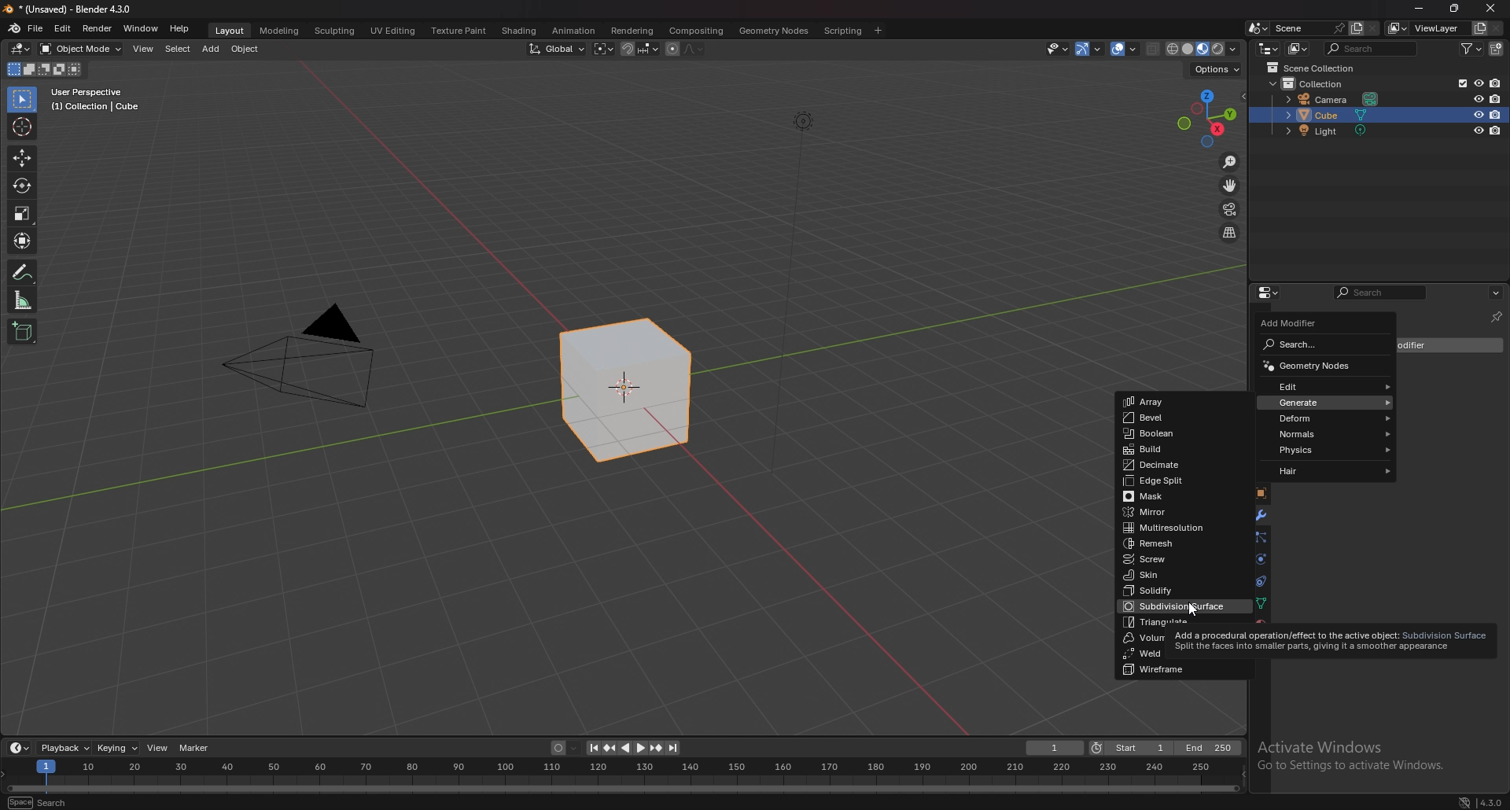  Describe the element at coordinates (230, 30) in the screenshot. I see `layout` at that location.